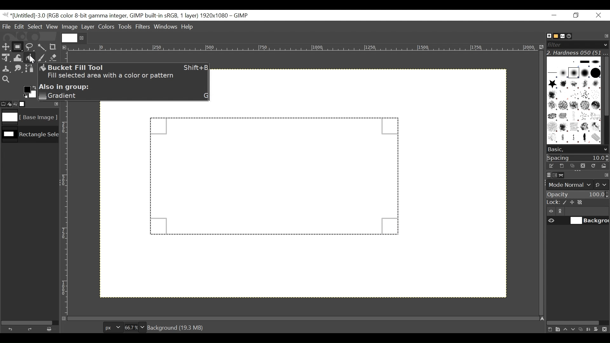 The image size is (610, 343). I want to click on Pixels, so click(112, 326).